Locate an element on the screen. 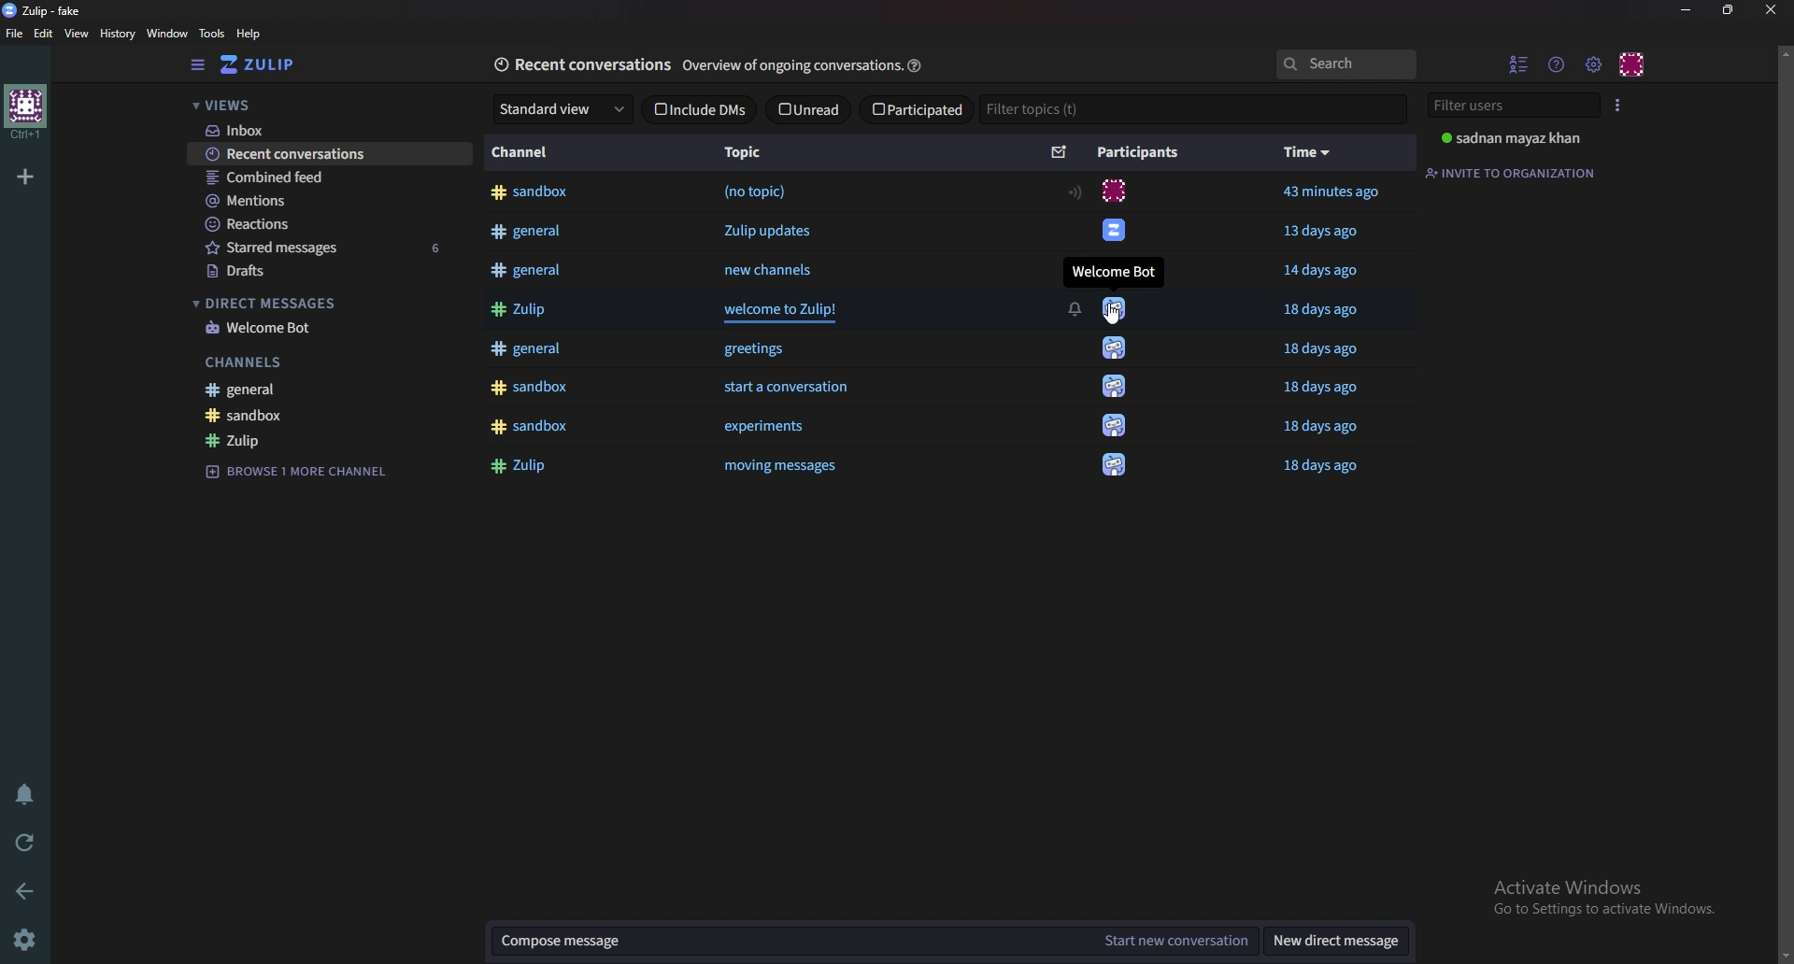  (no topic) is located at coordinates (759, 191).